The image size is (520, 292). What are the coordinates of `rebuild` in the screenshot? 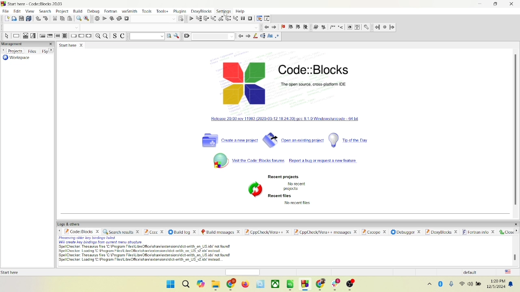 It's located at (120, 19).